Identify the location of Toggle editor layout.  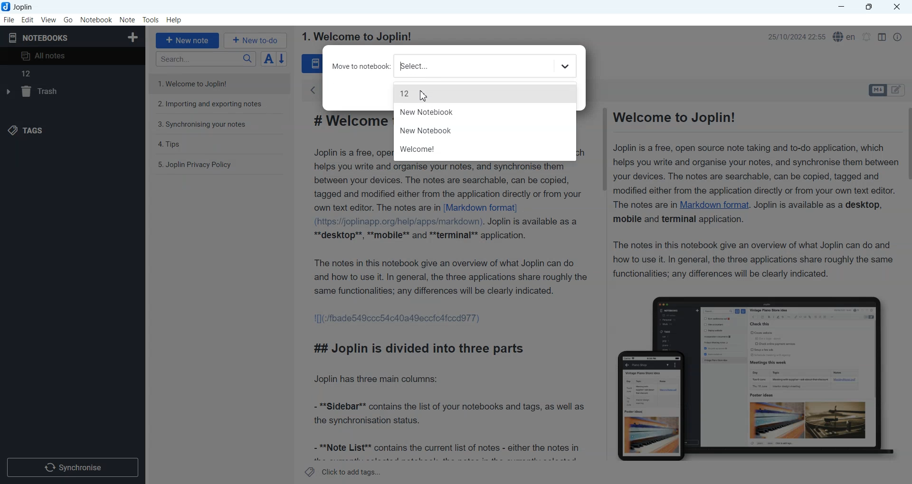
(882, 37).